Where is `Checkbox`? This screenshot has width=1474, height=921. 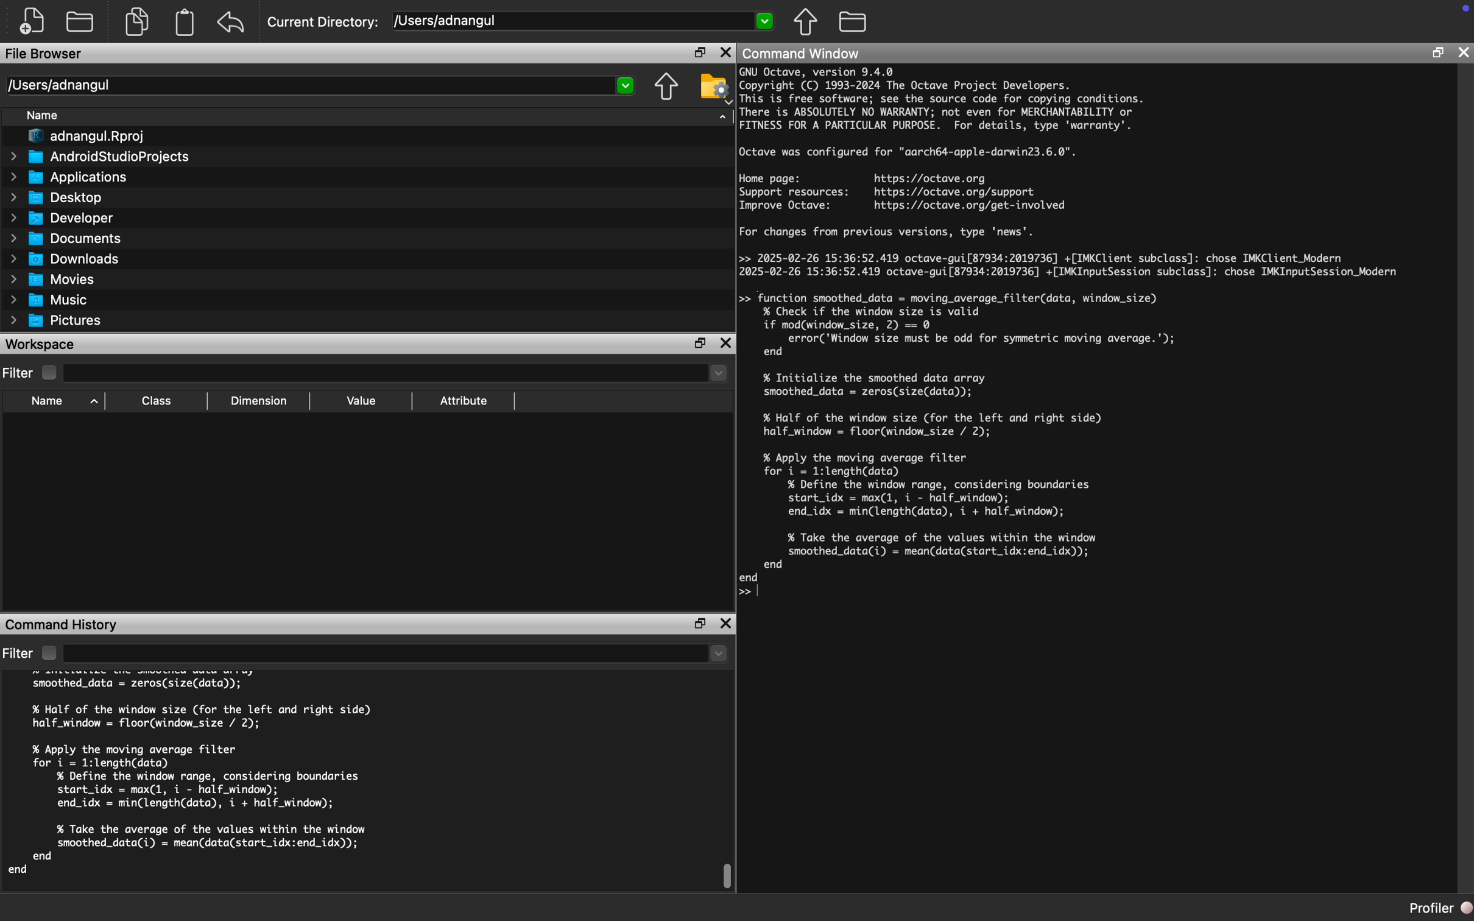
Checkbox is located at coordinates (49, 373).